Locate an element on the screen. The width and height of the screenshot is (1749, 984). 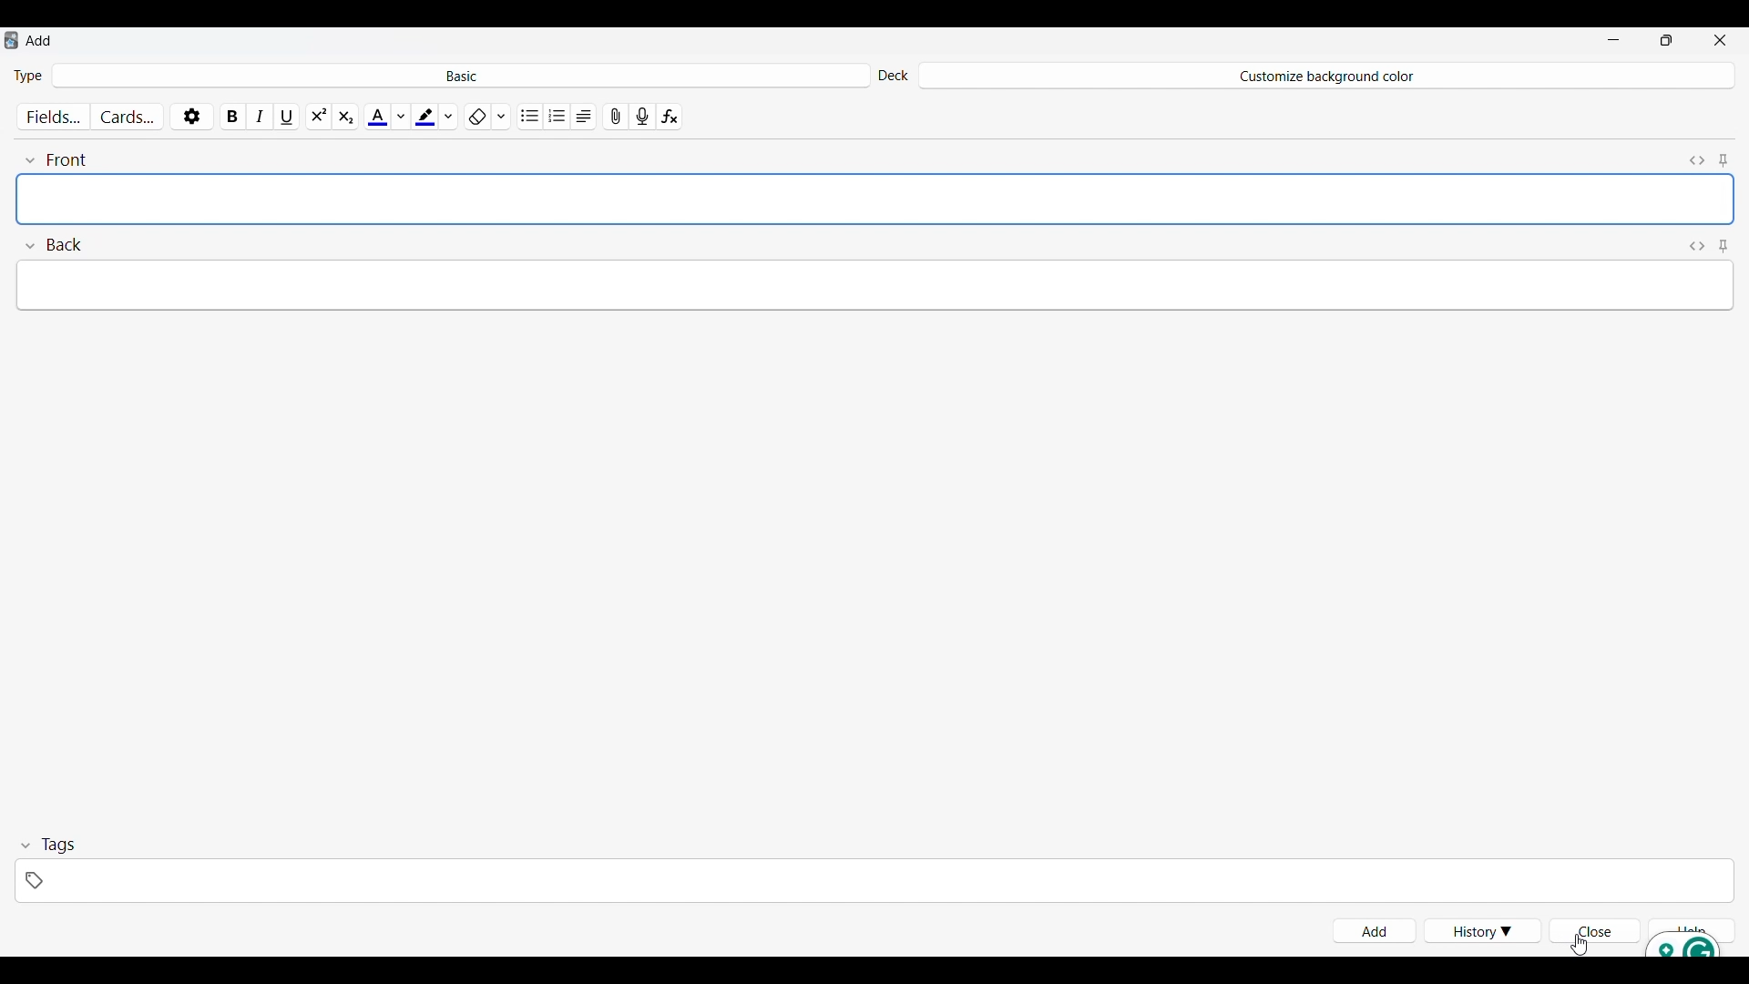
Sub script is located at coordinates (344, 114).